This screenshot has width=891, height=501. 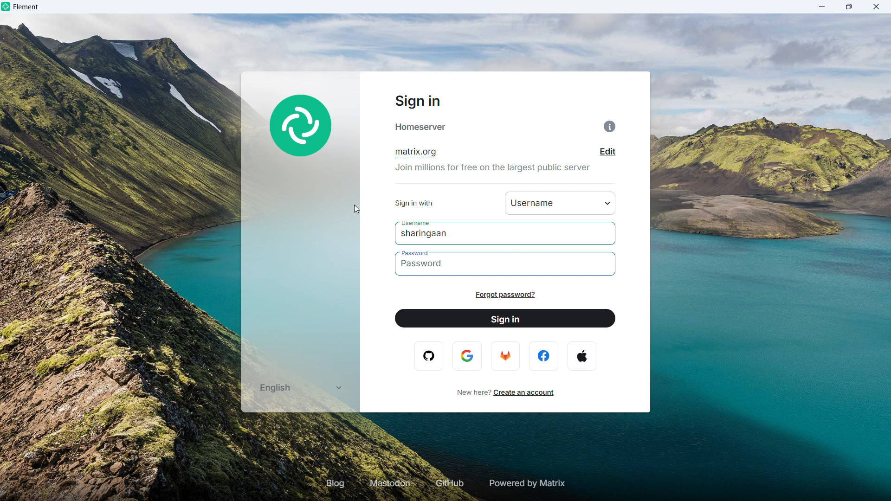 I want to click on Username typed in , so click(x=427, y=234).